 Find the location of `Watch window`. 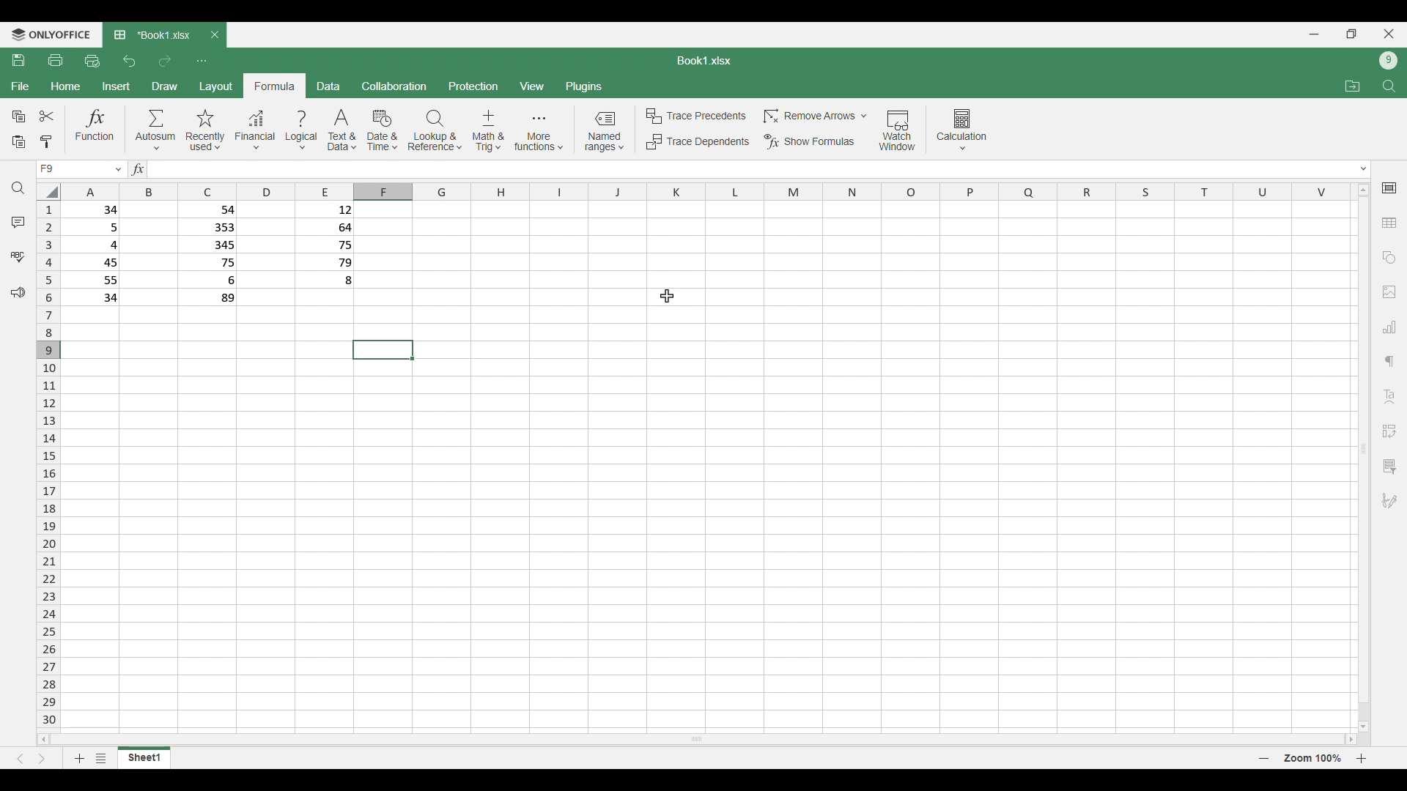

Watch window is located at coordinates (898, 130).